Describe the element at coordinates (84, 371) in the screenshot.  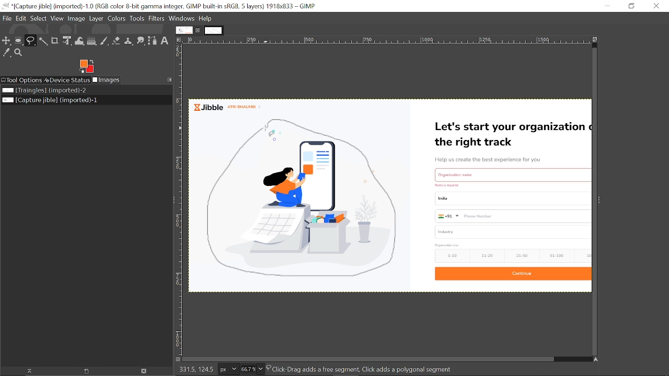
I see `open new display for the image` at that location.